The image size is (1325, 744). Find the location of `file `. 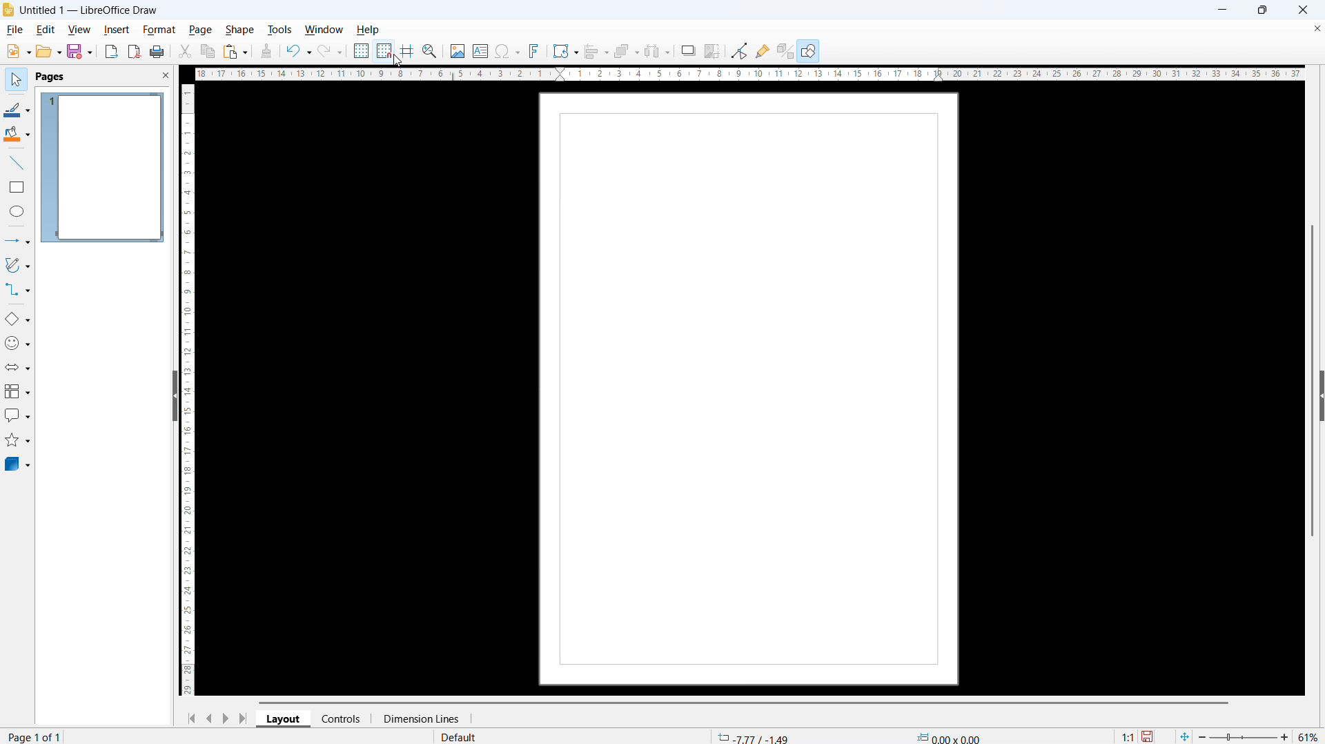

file  is located at coordinates (14, 30).